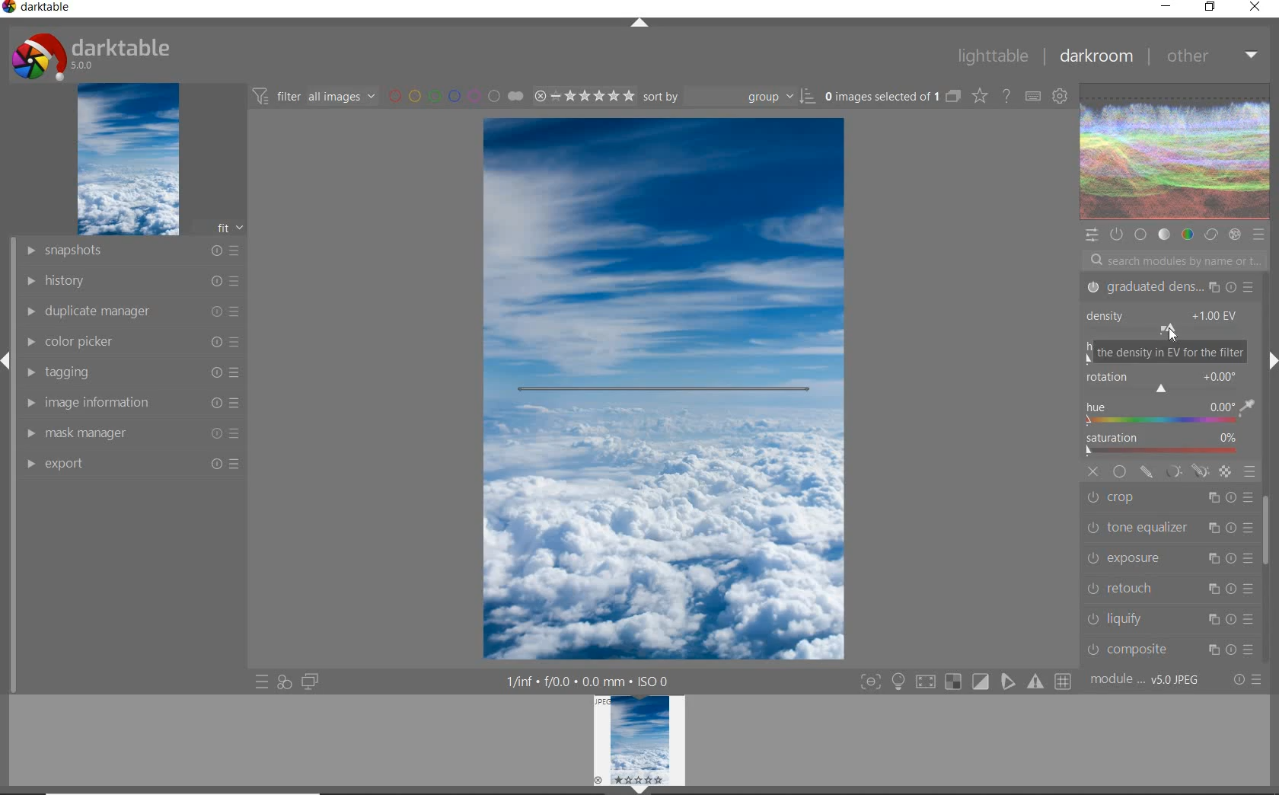 The image size is (1279, 795). I want to click on SNAPSHOTS, so click(133, 251).